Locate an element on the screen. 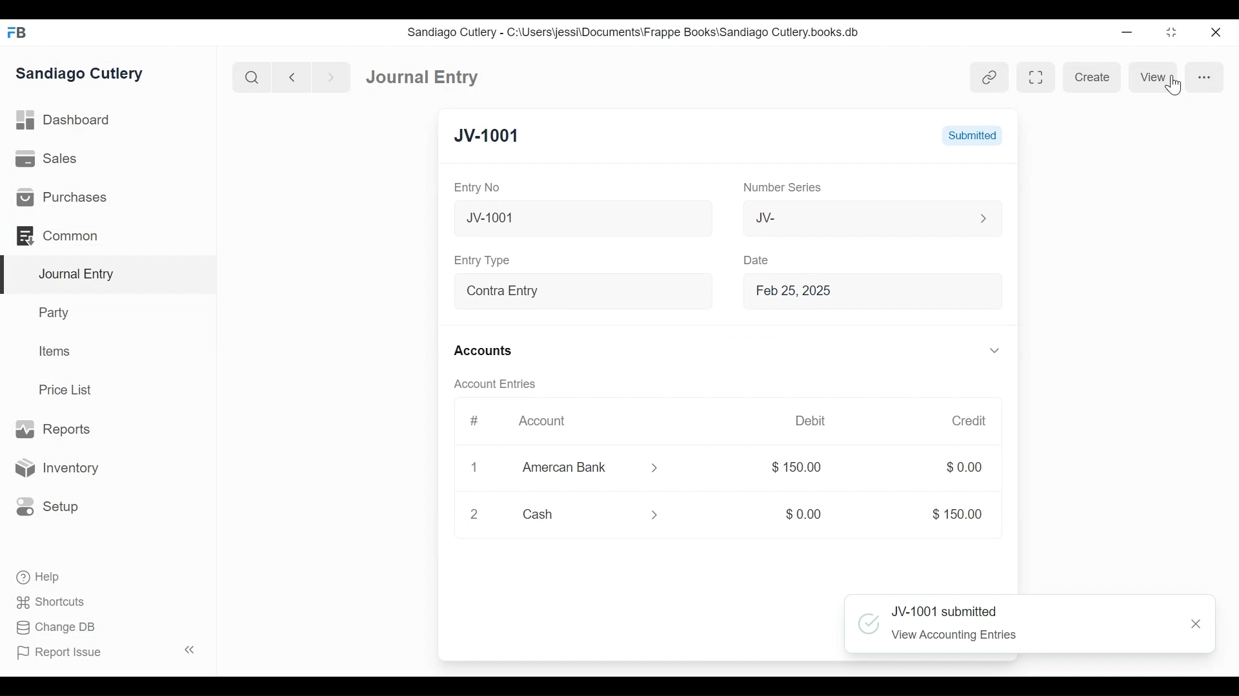  1 is located at coordinates (472, 467).